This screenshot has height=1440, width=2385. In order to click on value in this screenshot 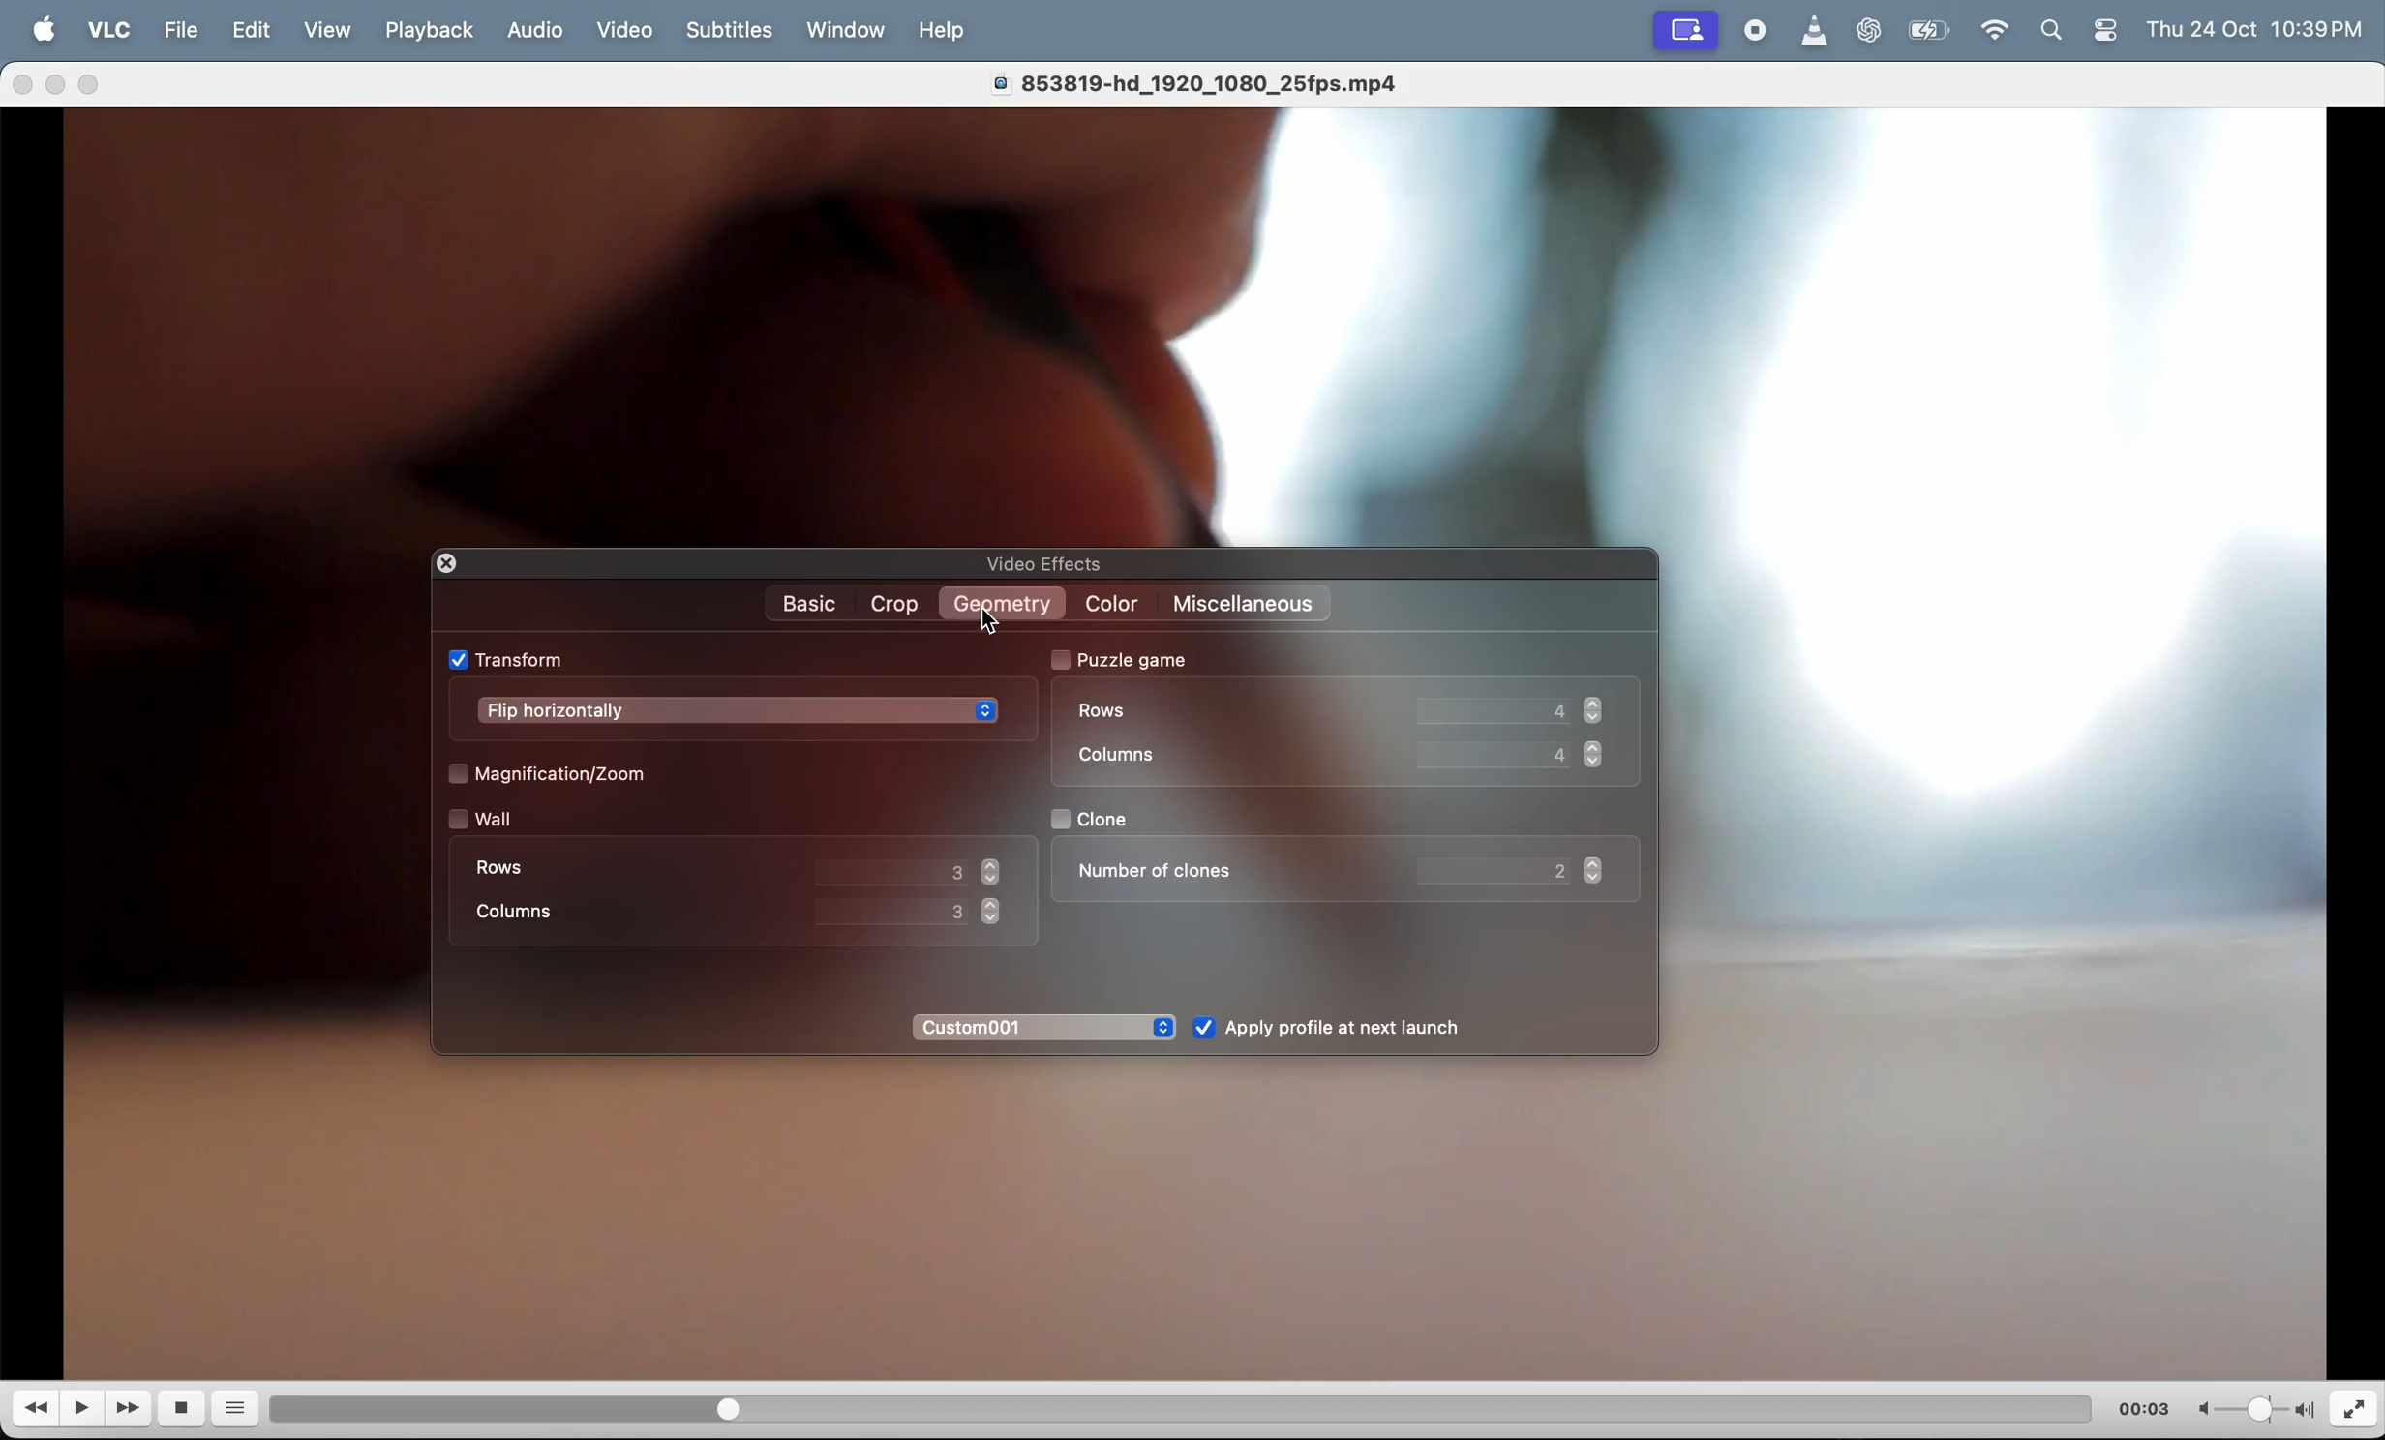, I will do `click(914, 873)`.